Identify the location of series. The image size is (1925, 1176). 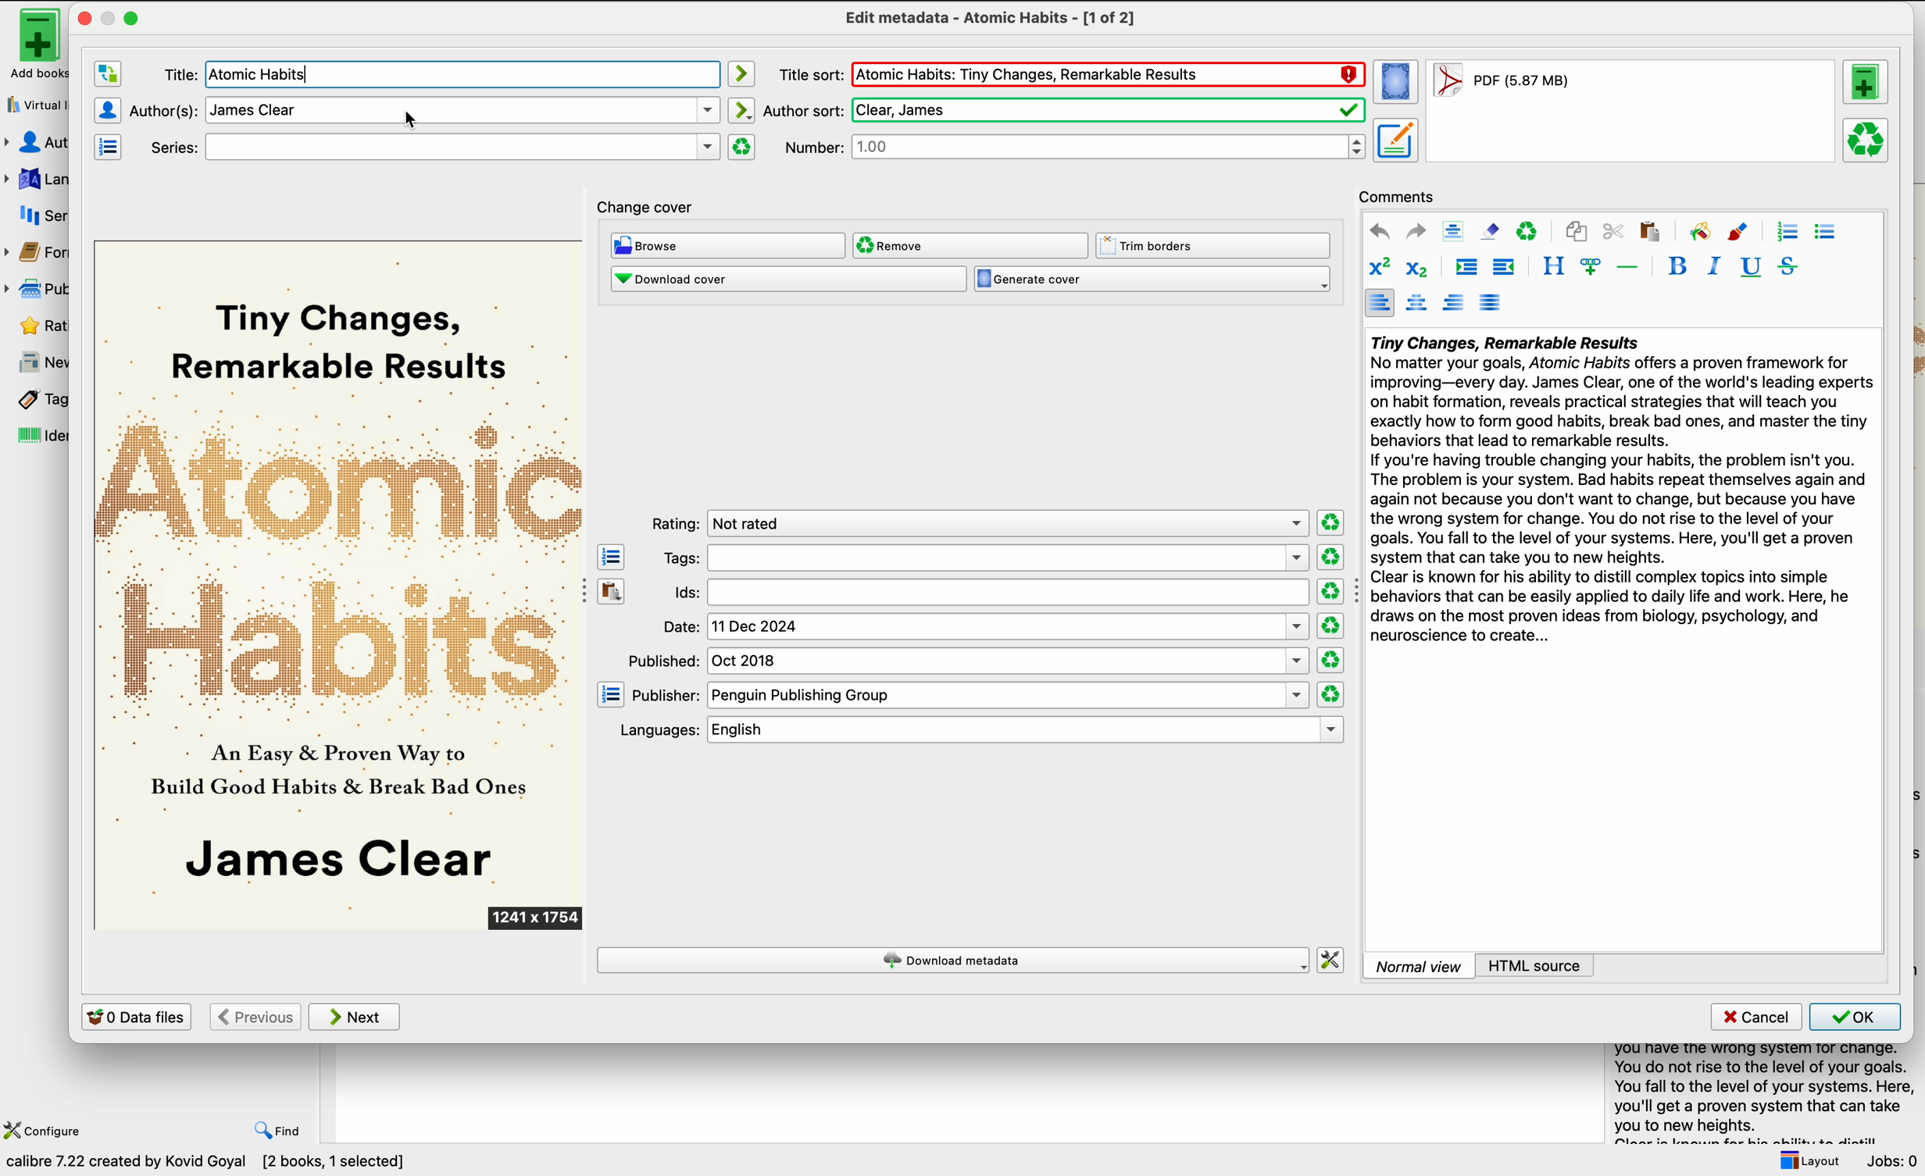
(37, 216).